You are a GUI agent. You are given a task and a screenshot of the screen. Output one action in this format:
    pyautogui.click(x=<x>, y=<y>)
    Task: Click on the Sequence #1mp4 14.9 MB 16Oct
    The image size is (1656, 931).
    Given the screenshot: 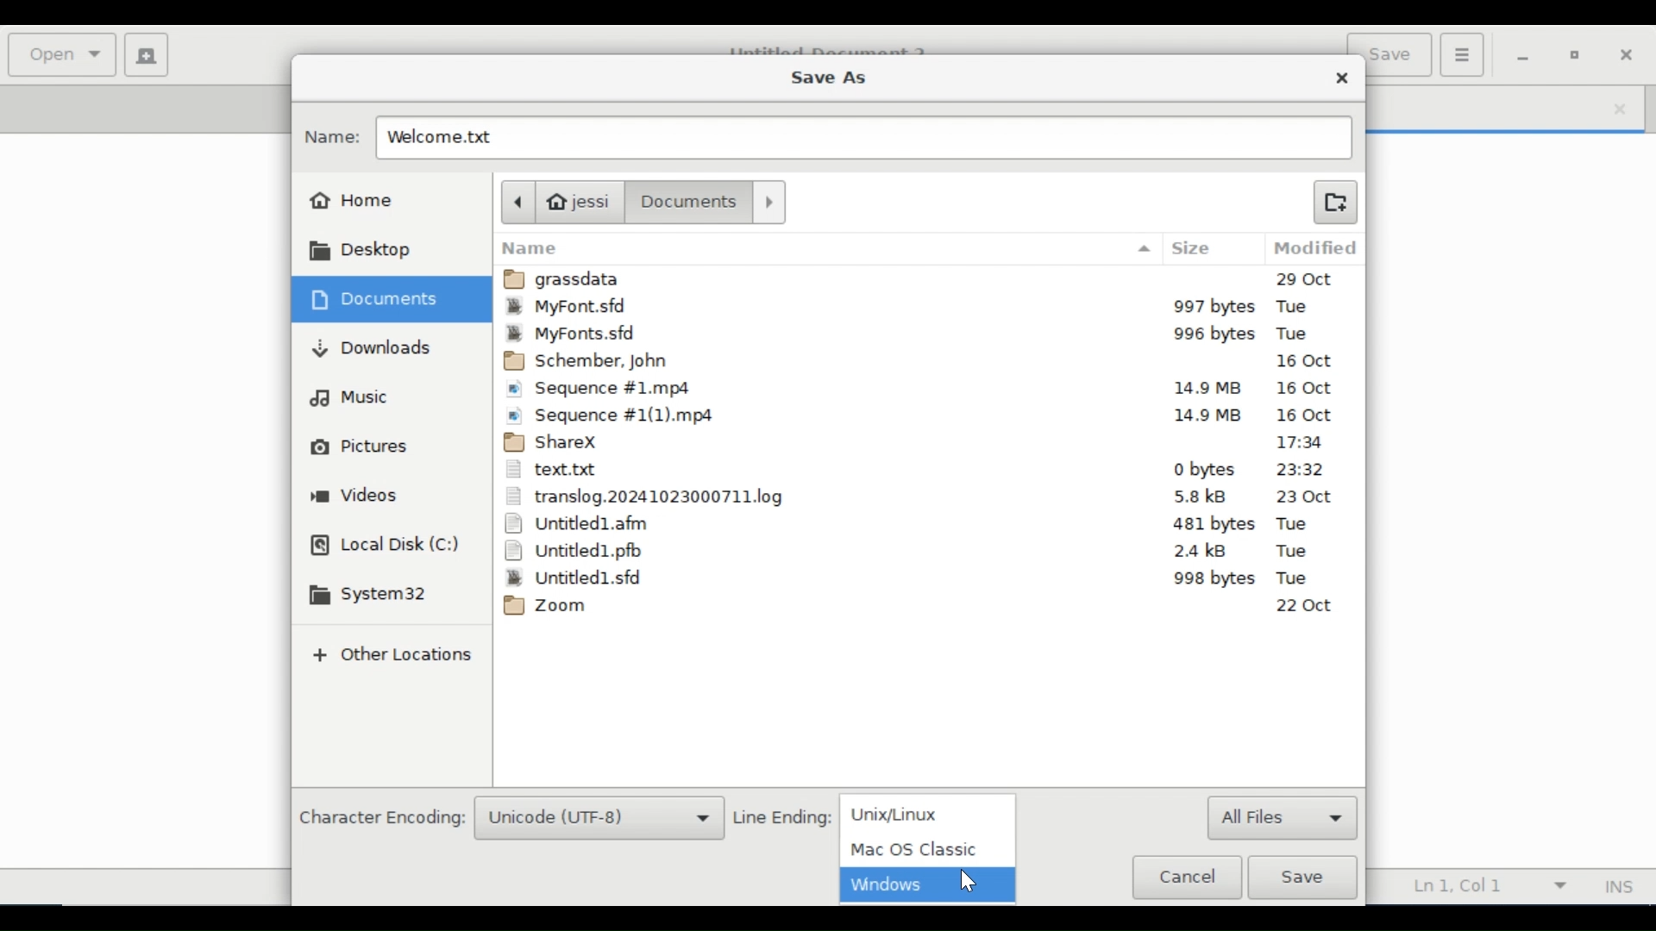 What is the action you would take?
    pyautogui.click(x=925, y=391)
    